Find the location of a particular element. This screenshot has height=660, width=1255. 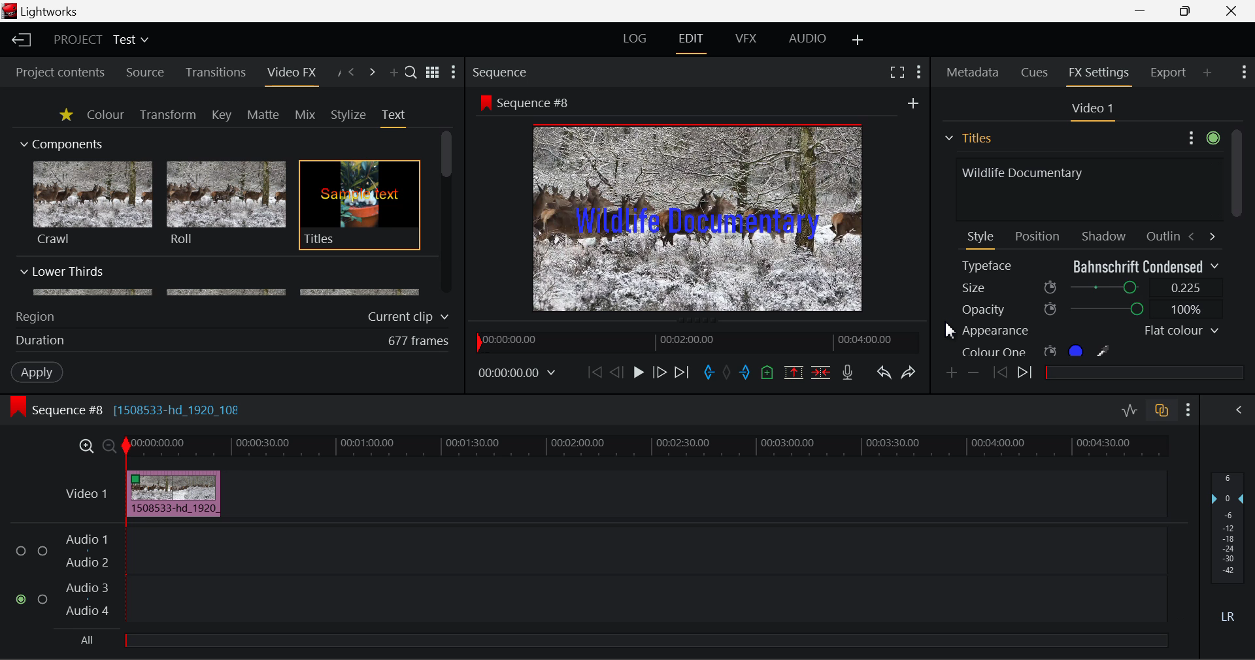

Sequence #8 [1508533-hd_1920_108 is located at coordinates (139, 410).